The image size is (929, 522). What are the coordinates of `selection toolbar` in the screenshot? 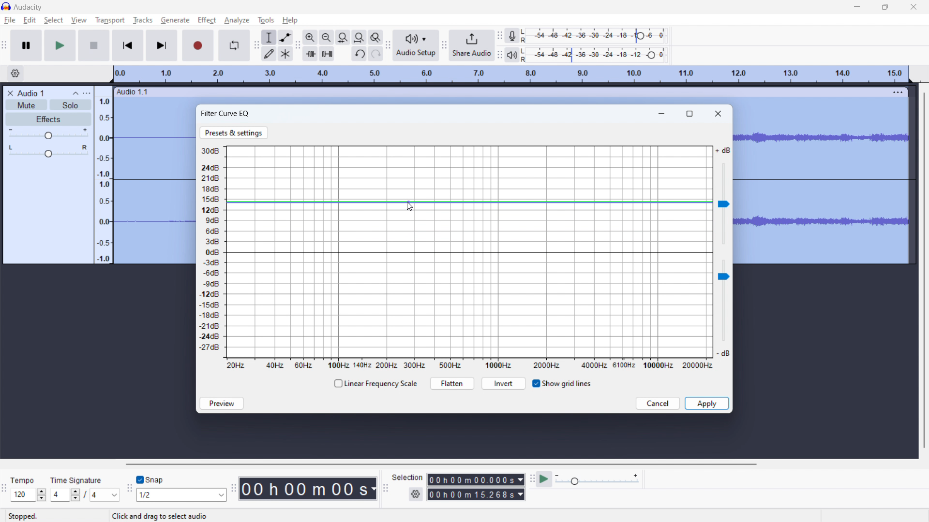 It's located at (385, 488).